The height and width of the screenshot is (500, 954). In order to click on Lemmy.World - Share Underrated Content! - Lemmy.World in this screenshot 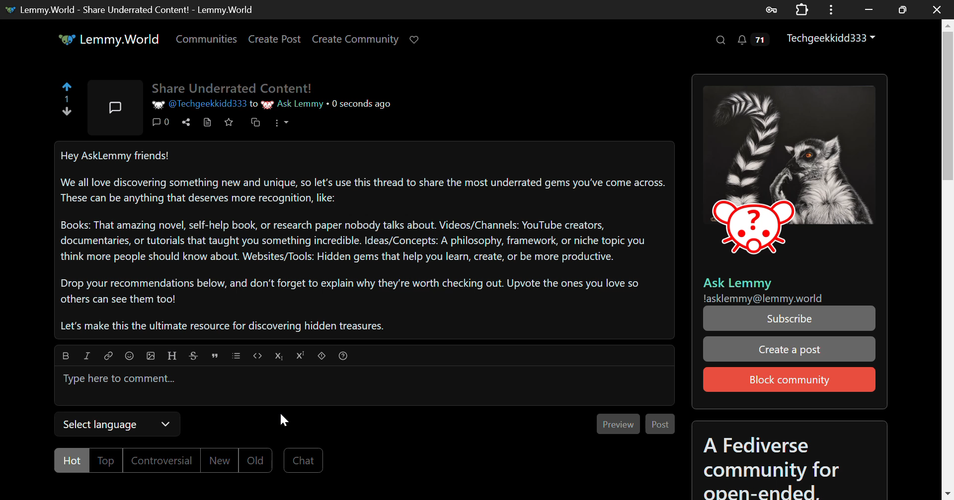, I will do `click(135, 9)`.